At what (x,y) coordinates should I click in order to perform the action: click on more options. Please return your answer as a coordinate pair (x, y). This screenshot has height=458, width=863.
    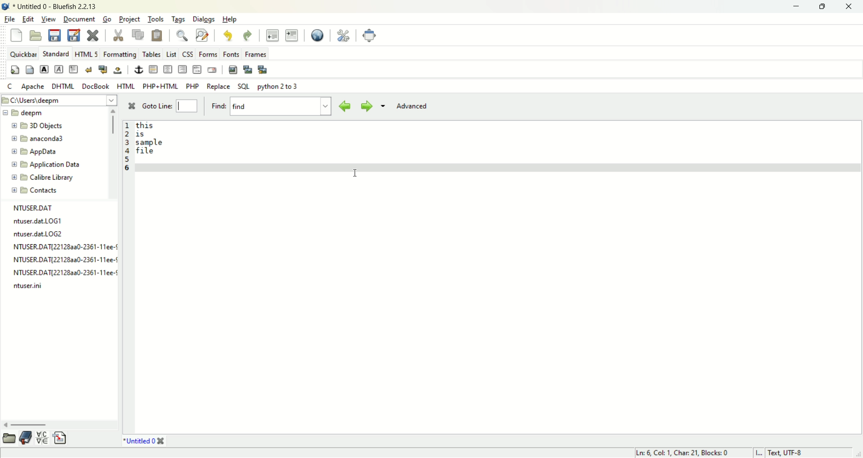
    Looking at the image, I should click on (383, 106).